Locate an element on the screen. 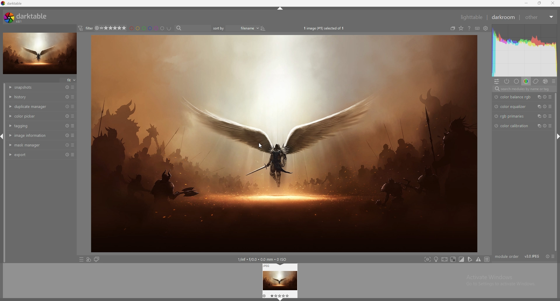 The width and height of the screenshot is (560, 301). effect is located at coordinates (545, 81).